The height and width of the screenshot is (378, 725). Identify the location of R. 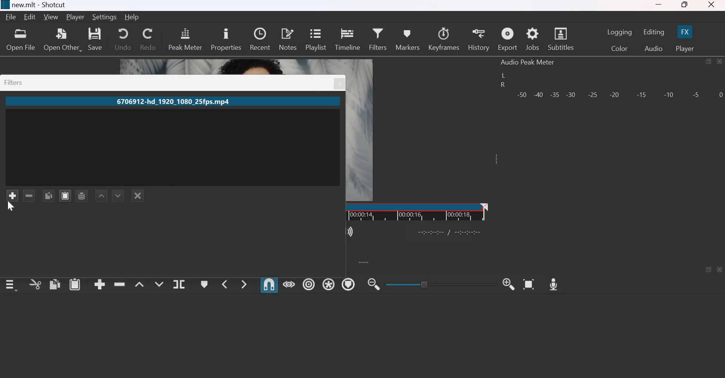
(502, 86).